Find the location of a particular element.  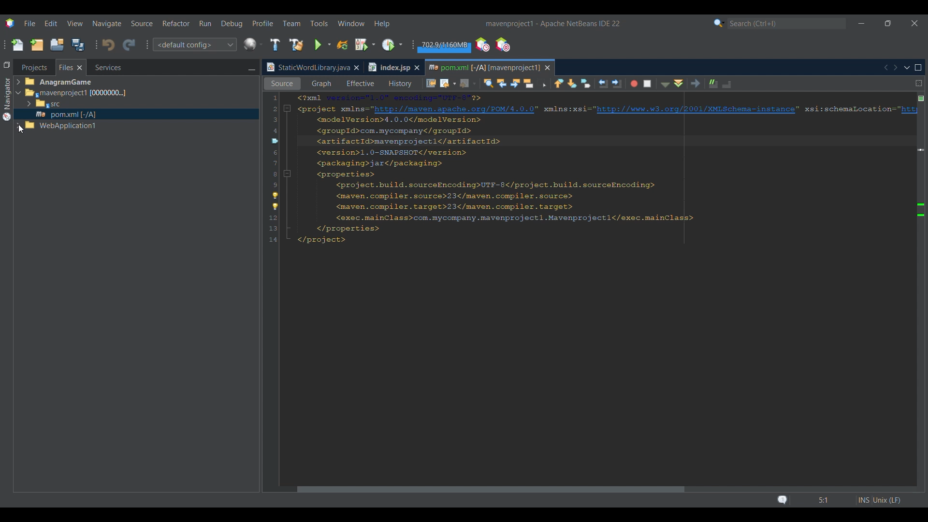

Project name added is located at coordinates (552, 24).